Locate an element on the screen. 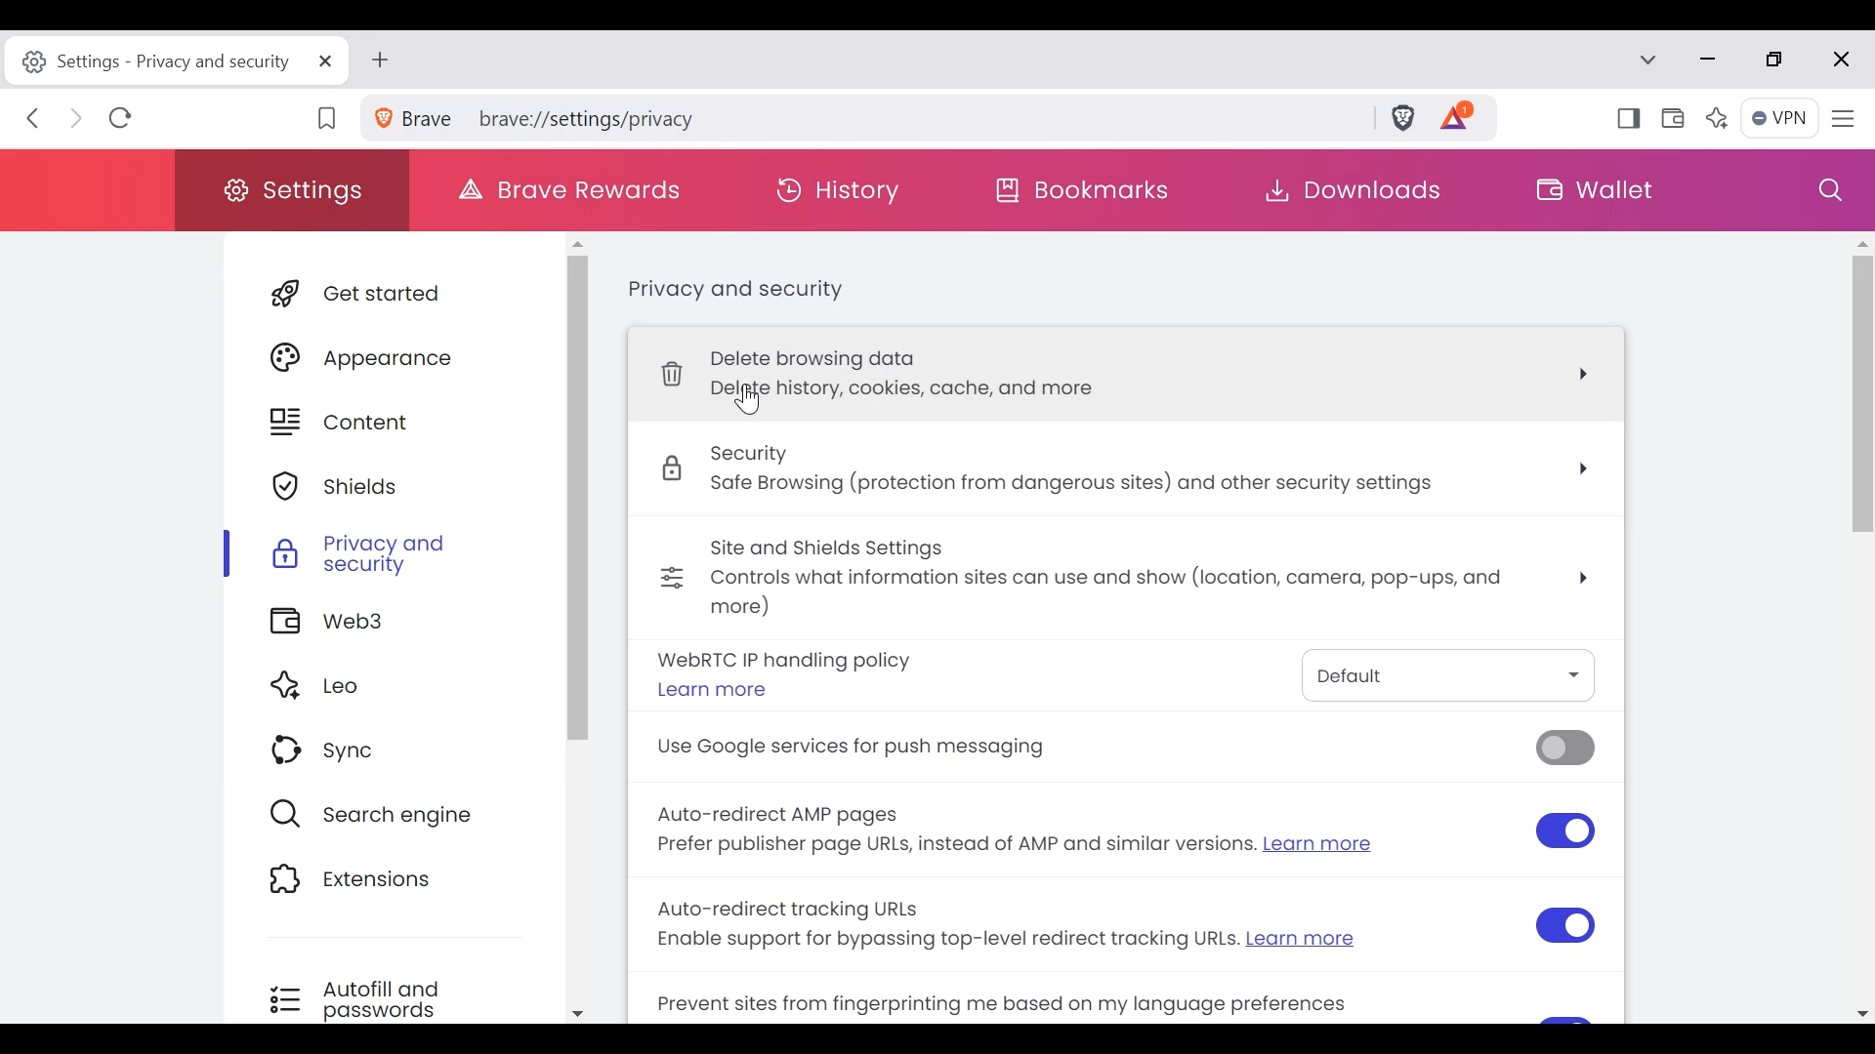 The width and height of the screenshot is (1875, 1054). Bookmark this Tab is located at coordinates (329, 118).